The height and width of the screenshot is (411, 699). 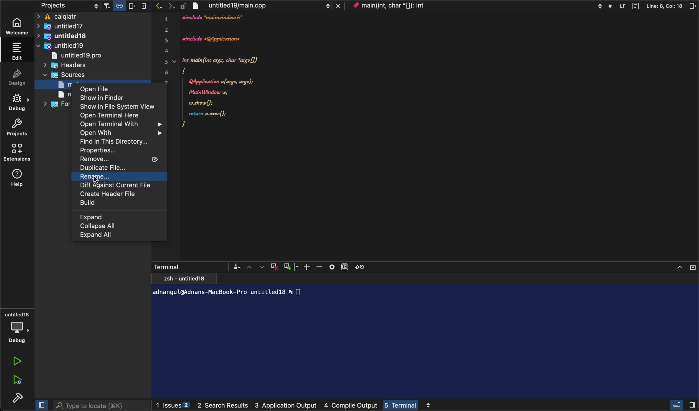 I want to click on expand all, so click(x=116, y=234).